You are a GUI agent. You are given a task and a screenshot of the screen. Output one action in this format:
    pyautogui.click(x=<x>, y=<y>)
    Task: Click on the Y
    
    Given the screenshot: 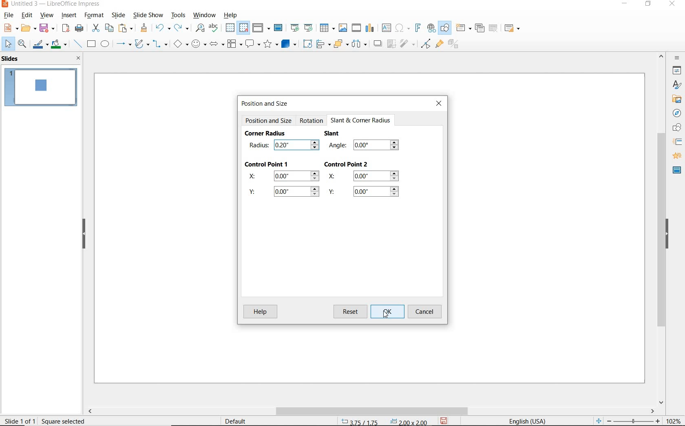 What is the action you would take?
    pyautogui.click(x=285, y=193)
    